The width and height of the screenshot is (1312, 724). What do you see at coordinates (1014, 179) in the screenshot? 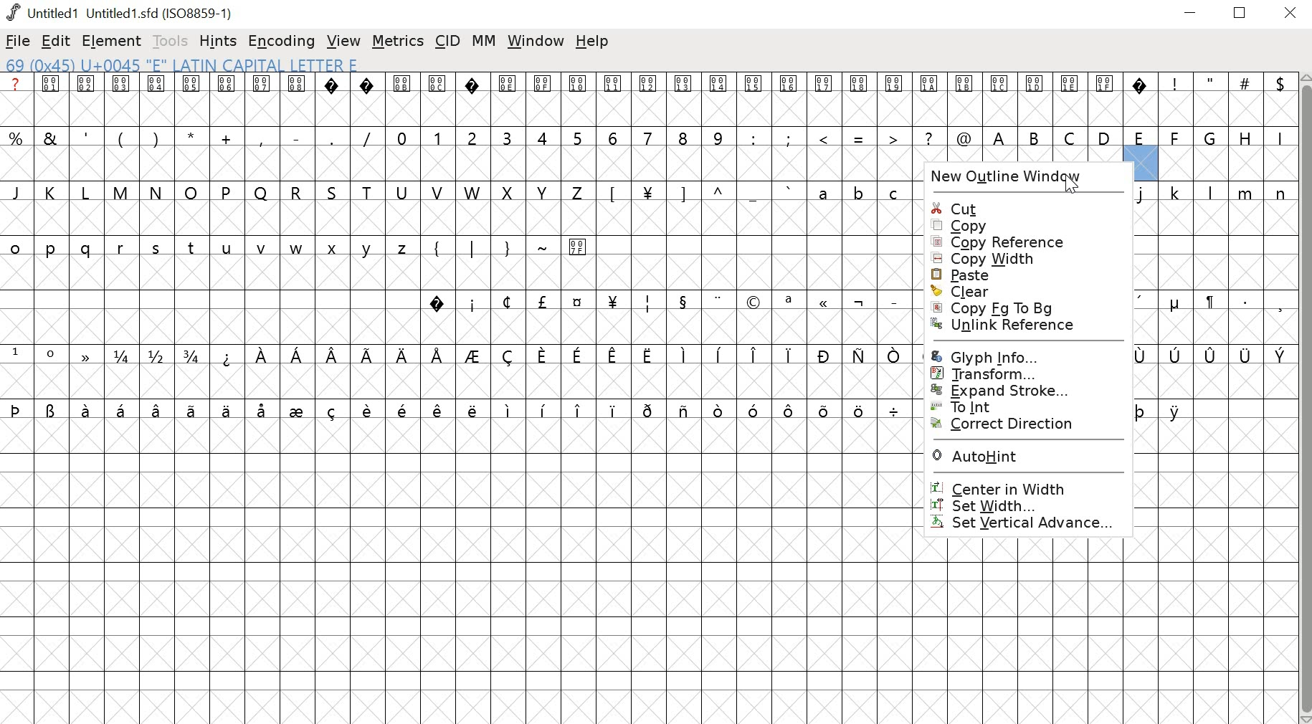
I see `NEW OUTLINE WINDOW` at bounding box center [1014, 179].